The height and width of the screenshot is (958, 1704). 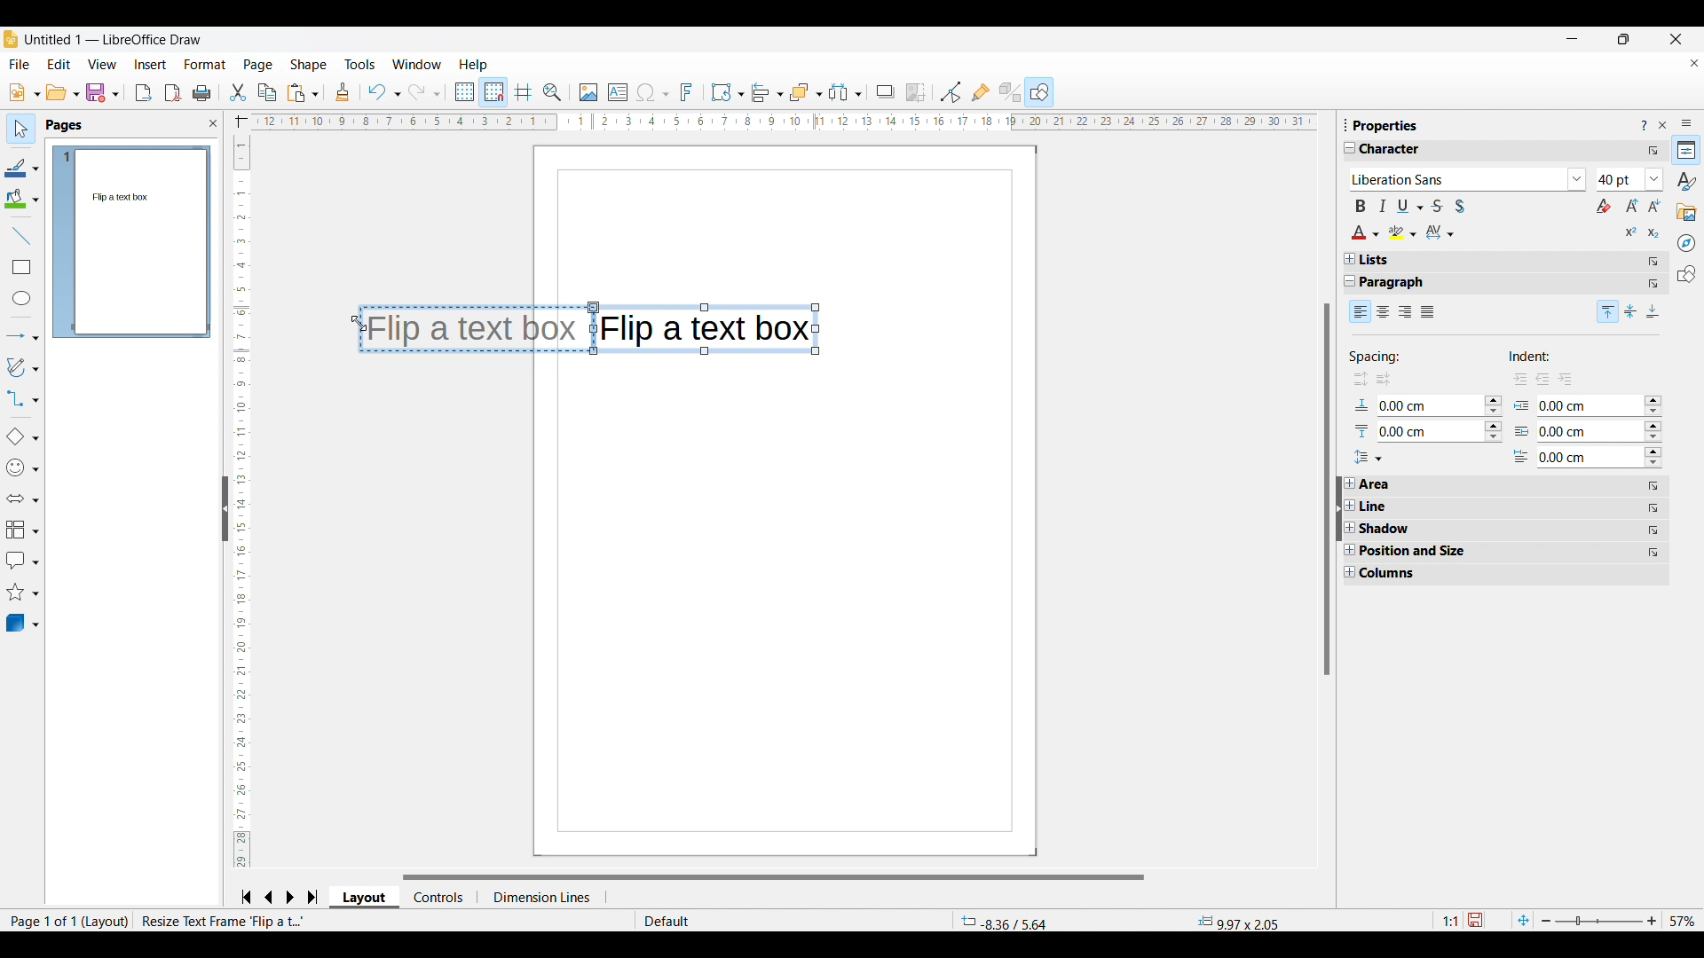 I want to click on List character size options, so click(x=1655, y=179).